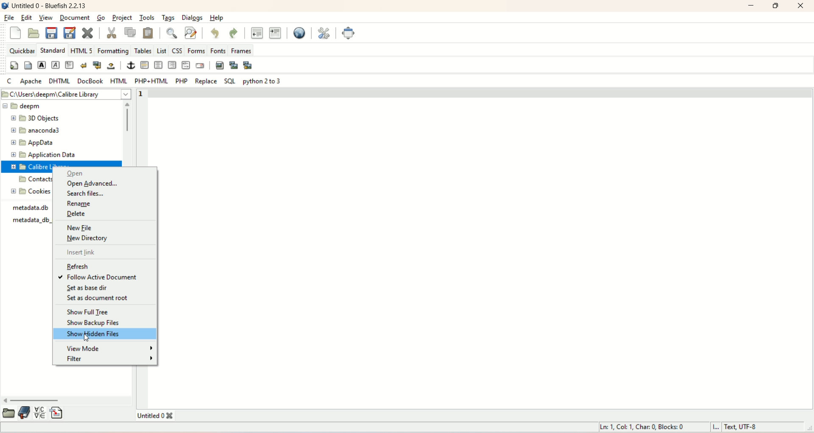 This screenshot has height=433, width=814. What do you see at coordinates (167, 19) in the screenshot?
I see `tags` at bounding box center [167, 19].